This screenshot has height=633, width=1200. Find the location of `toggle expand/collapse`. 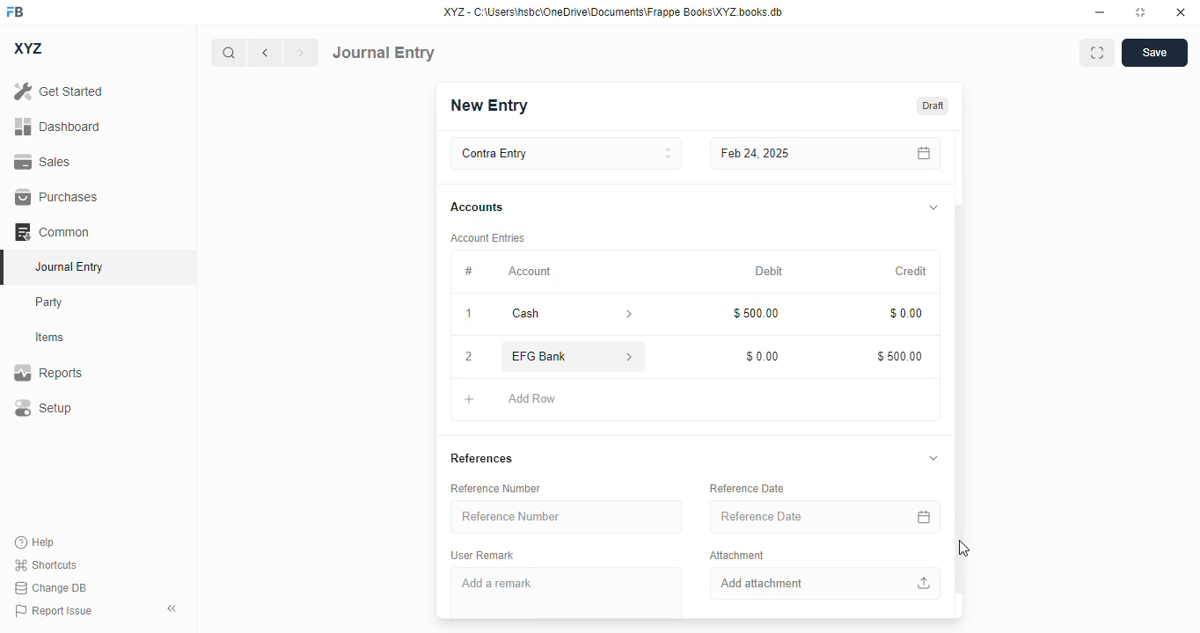

toggle expand/collapse is located at coordinates (934, 459).